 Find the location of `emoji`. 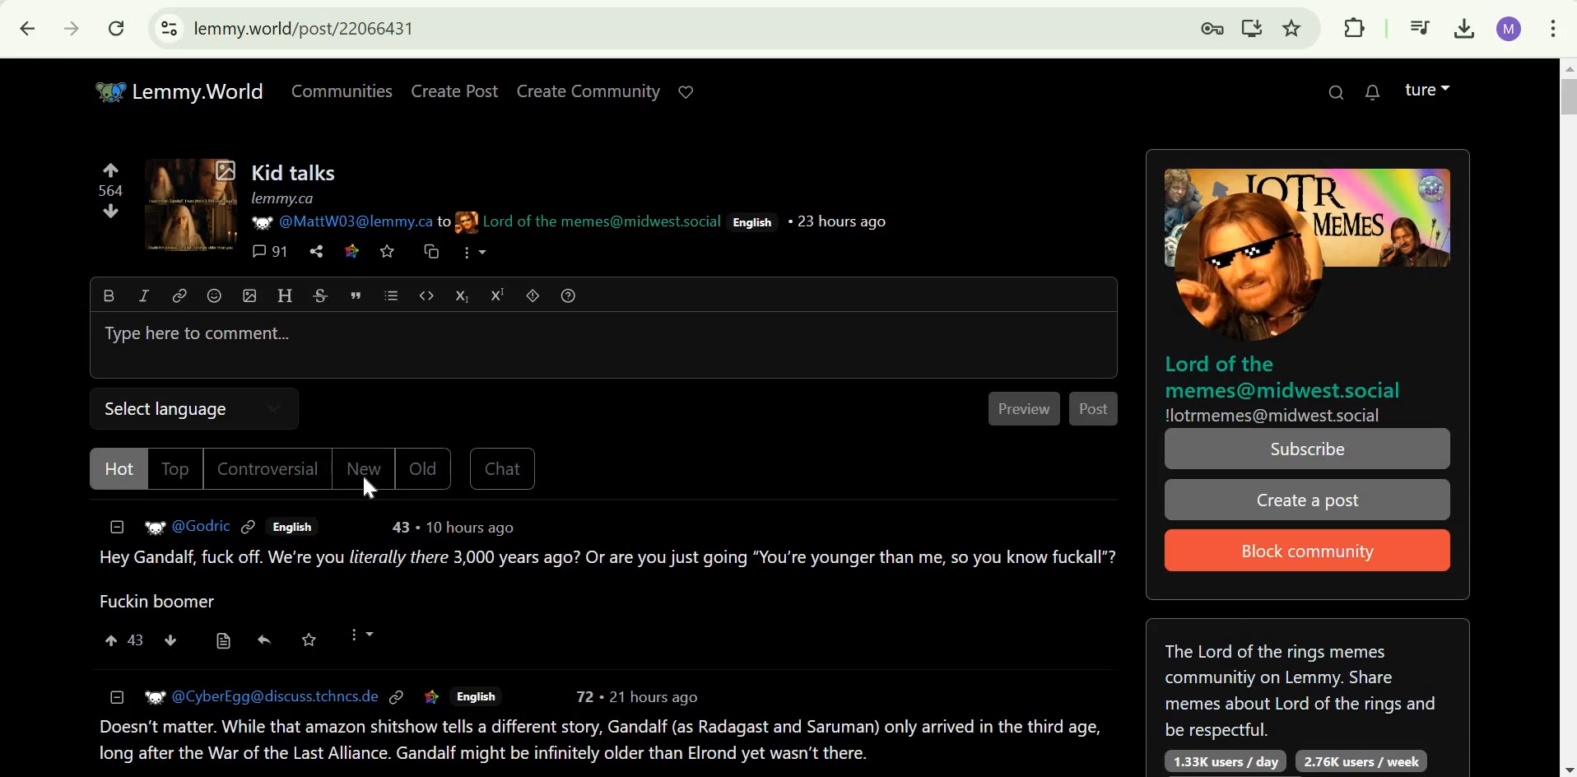

emoji is located at coordinates (213, 295).